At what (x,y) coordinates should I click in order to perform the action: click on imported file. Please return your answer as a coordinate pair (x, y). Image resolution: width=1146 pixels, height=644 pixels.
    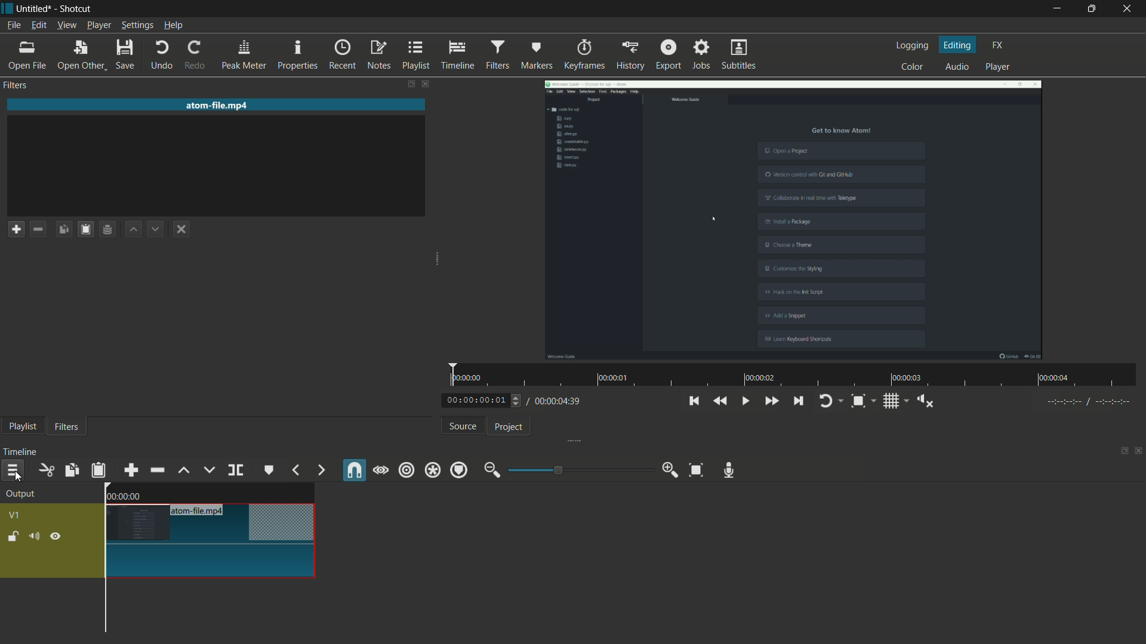
    Looking at the image, I should click on (794, 219).